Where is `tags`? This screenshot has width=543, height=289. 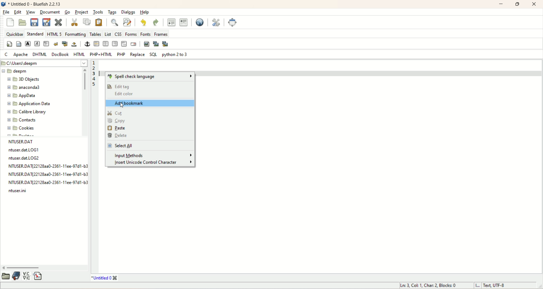
tags is located at coordinates (112, 12).